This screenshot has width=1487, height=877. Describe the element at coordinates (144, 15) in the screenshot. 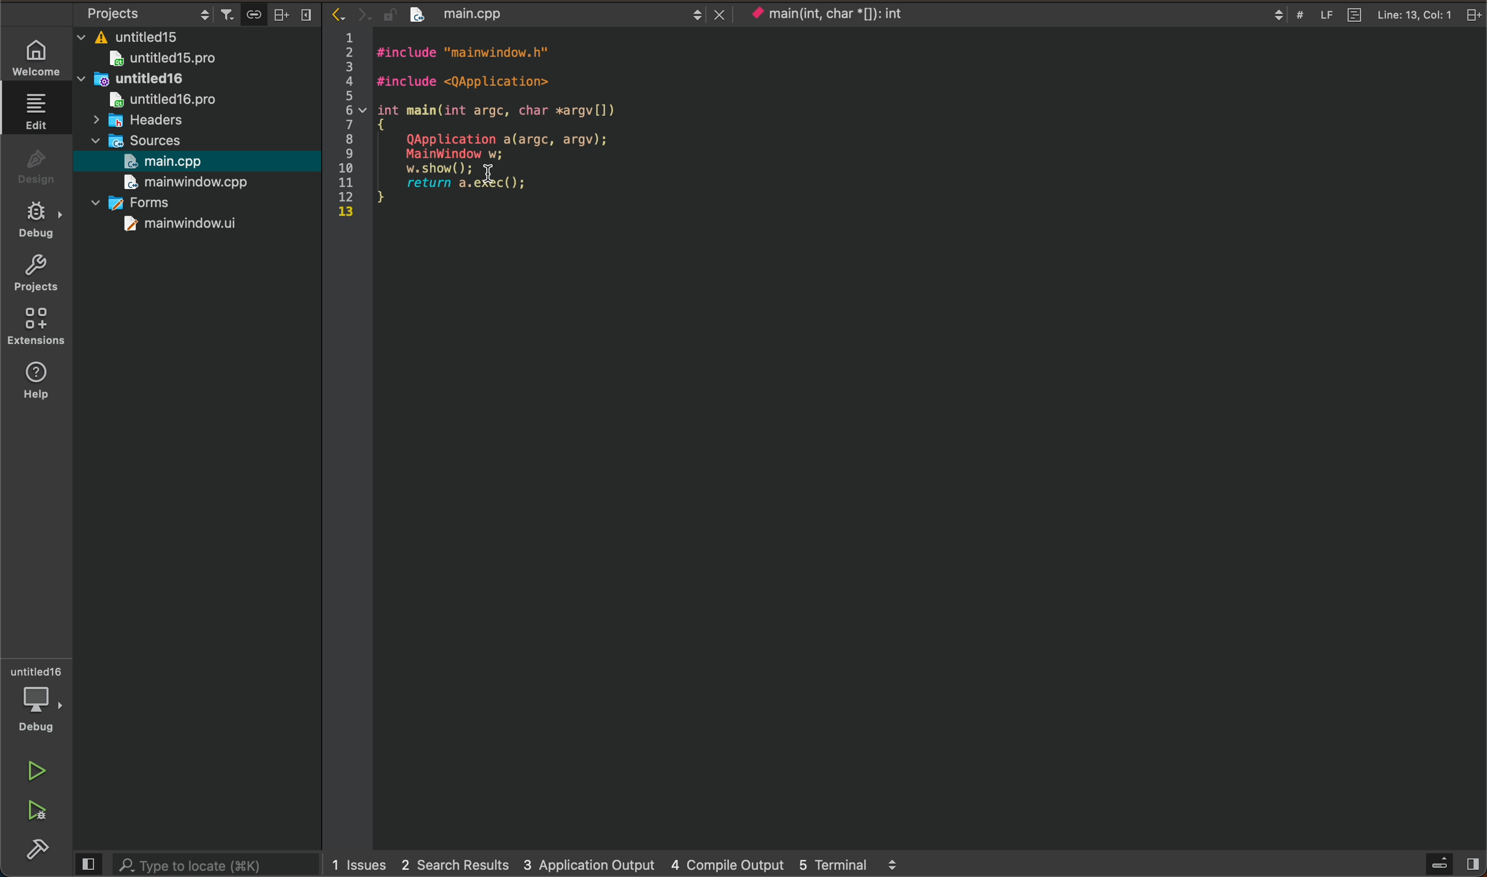

I see `select project` at that location.